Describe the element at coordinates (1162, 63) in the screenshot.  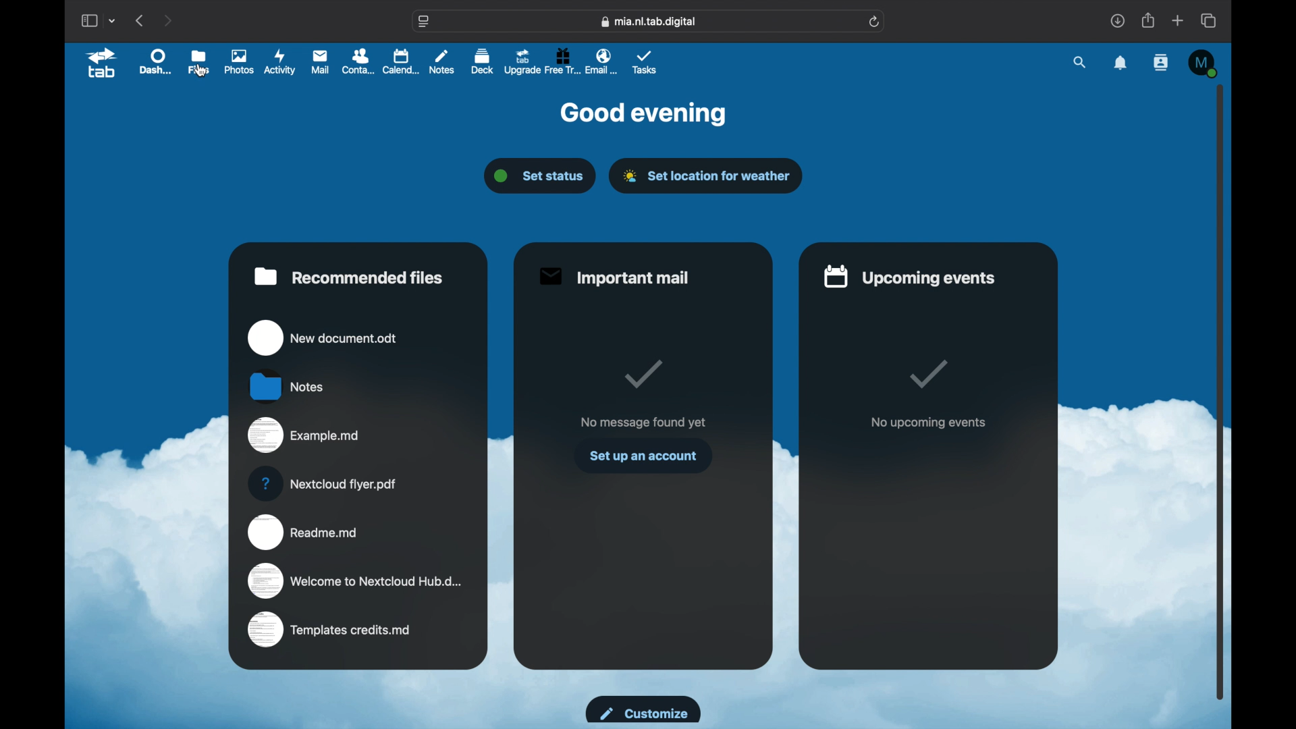
I see `contacts` at that location.